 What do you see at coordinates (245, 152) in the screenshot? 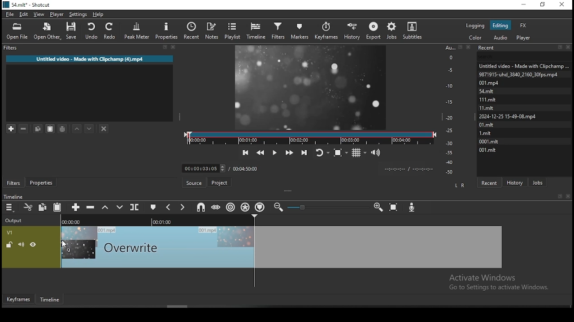
I see `skip to the previous point` at bounding box center [245, 152].